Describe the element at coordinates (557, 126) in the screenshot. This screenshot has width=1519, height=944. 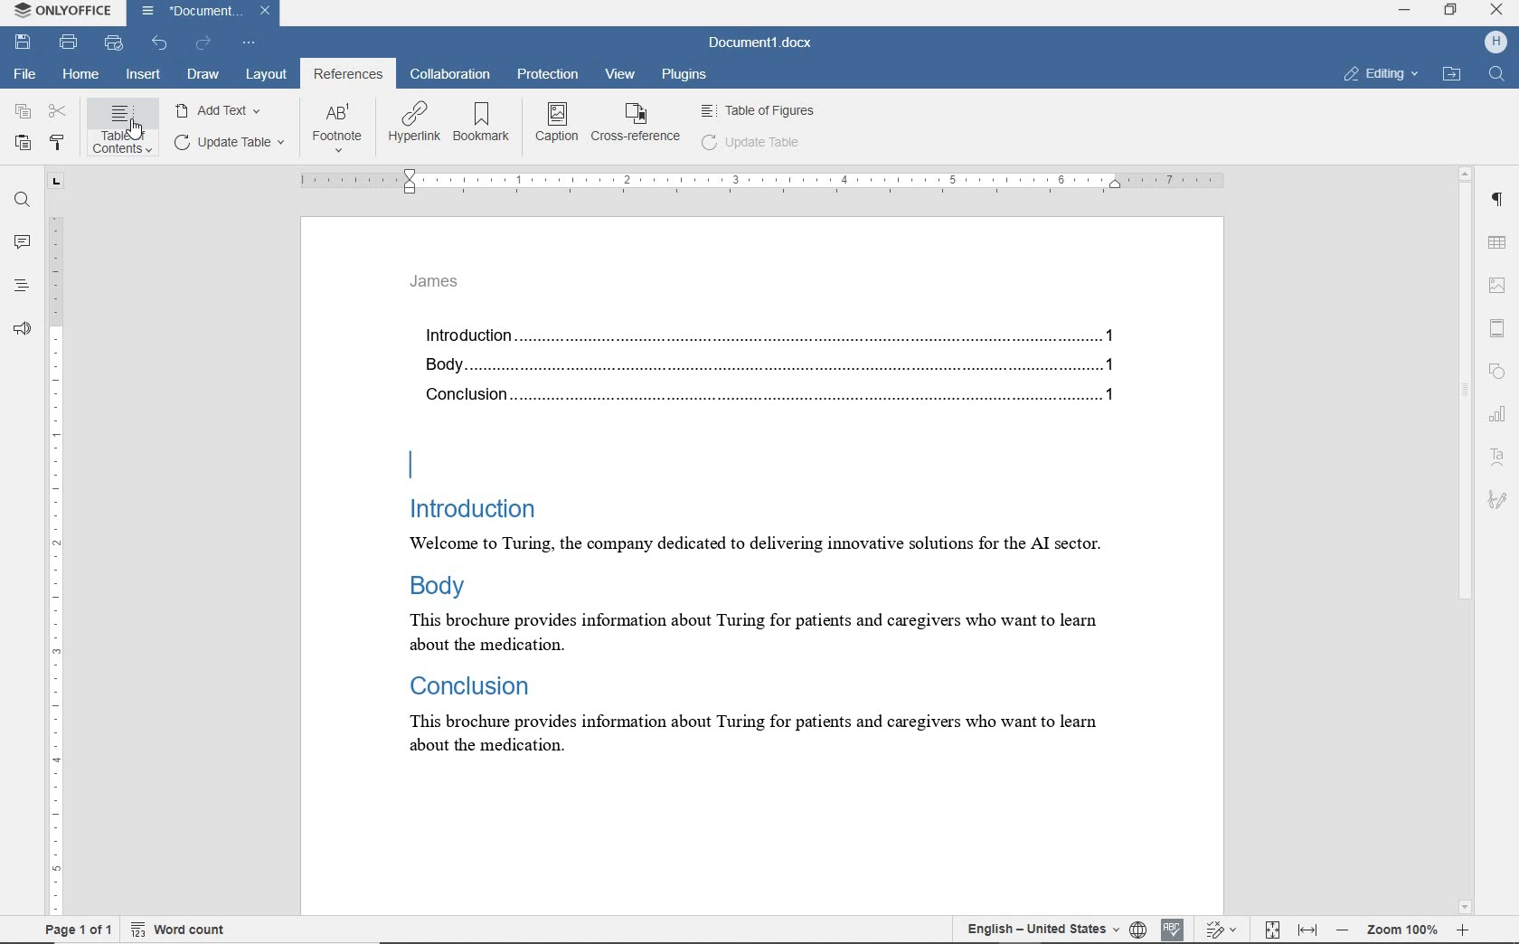
I see `caption` at that location.